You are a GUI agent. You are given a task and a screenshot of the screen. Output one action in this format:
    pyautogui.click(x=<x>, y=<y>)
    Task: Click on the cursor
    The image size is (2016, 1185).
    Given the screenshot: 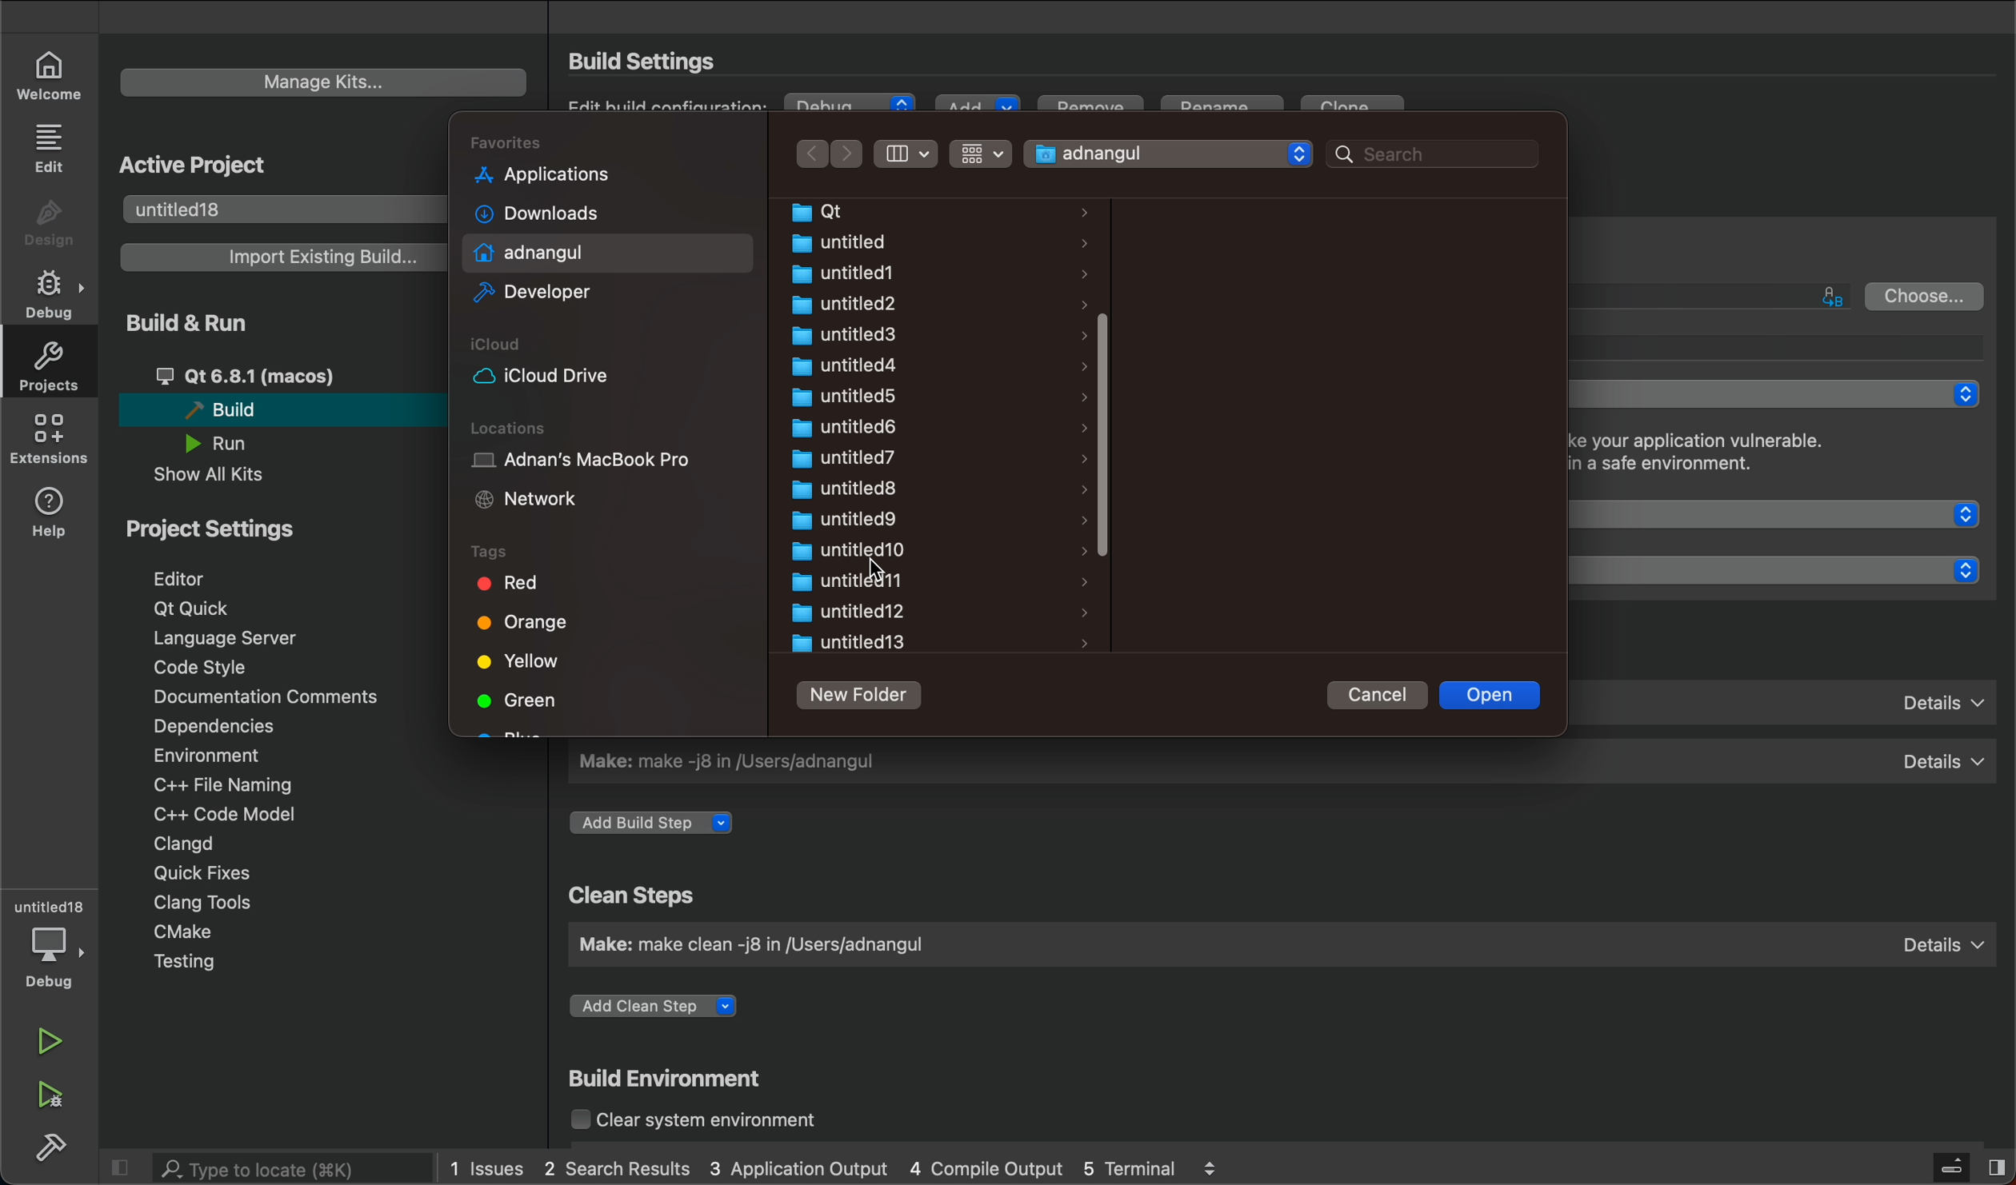 What is the action you would take?
    pyautogui.click(x=874, y=567)
    